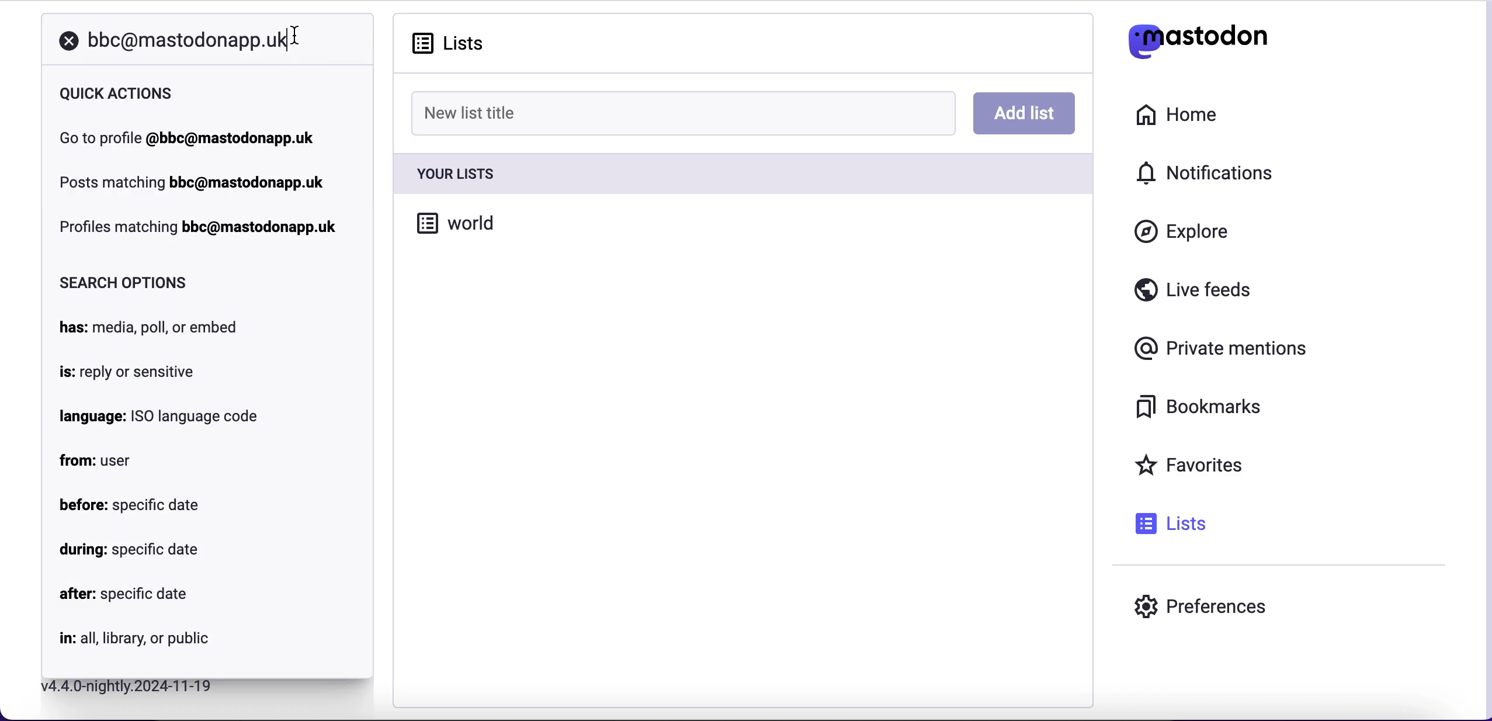  I want to click on scroll bar, so click(1485, 357).